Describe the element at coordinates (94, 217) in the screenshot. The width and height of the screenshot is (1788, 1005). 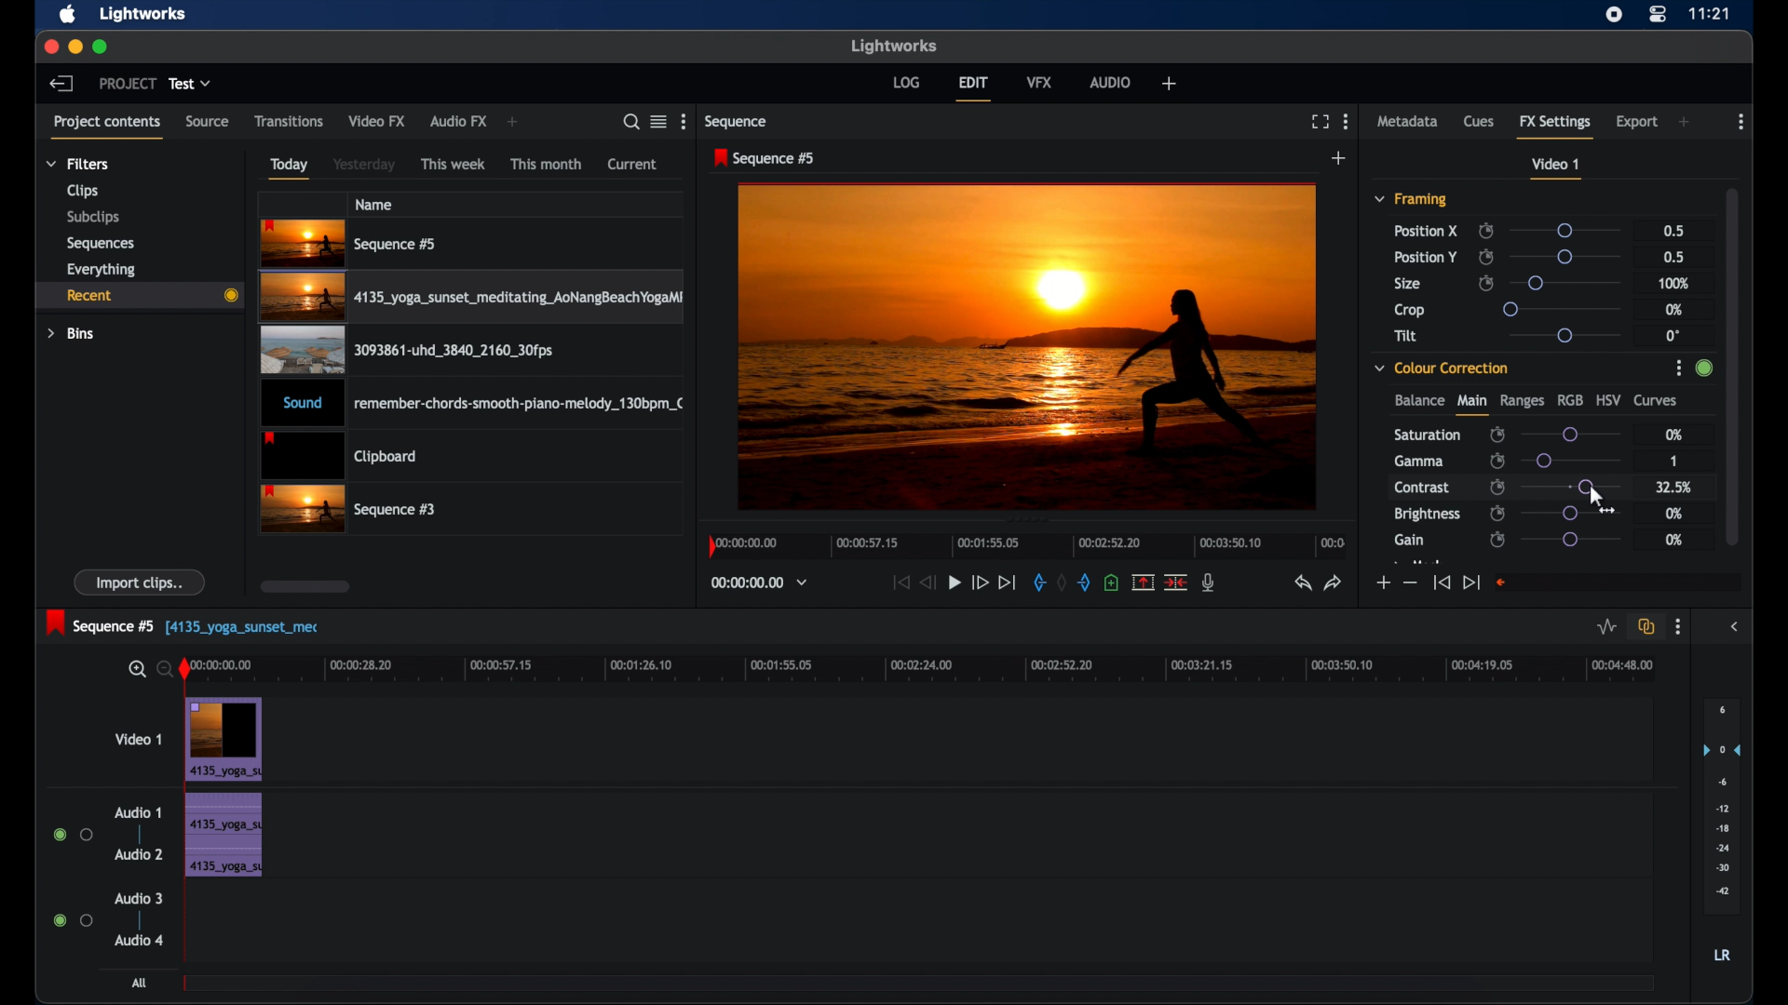
I see `subclips` at that location.